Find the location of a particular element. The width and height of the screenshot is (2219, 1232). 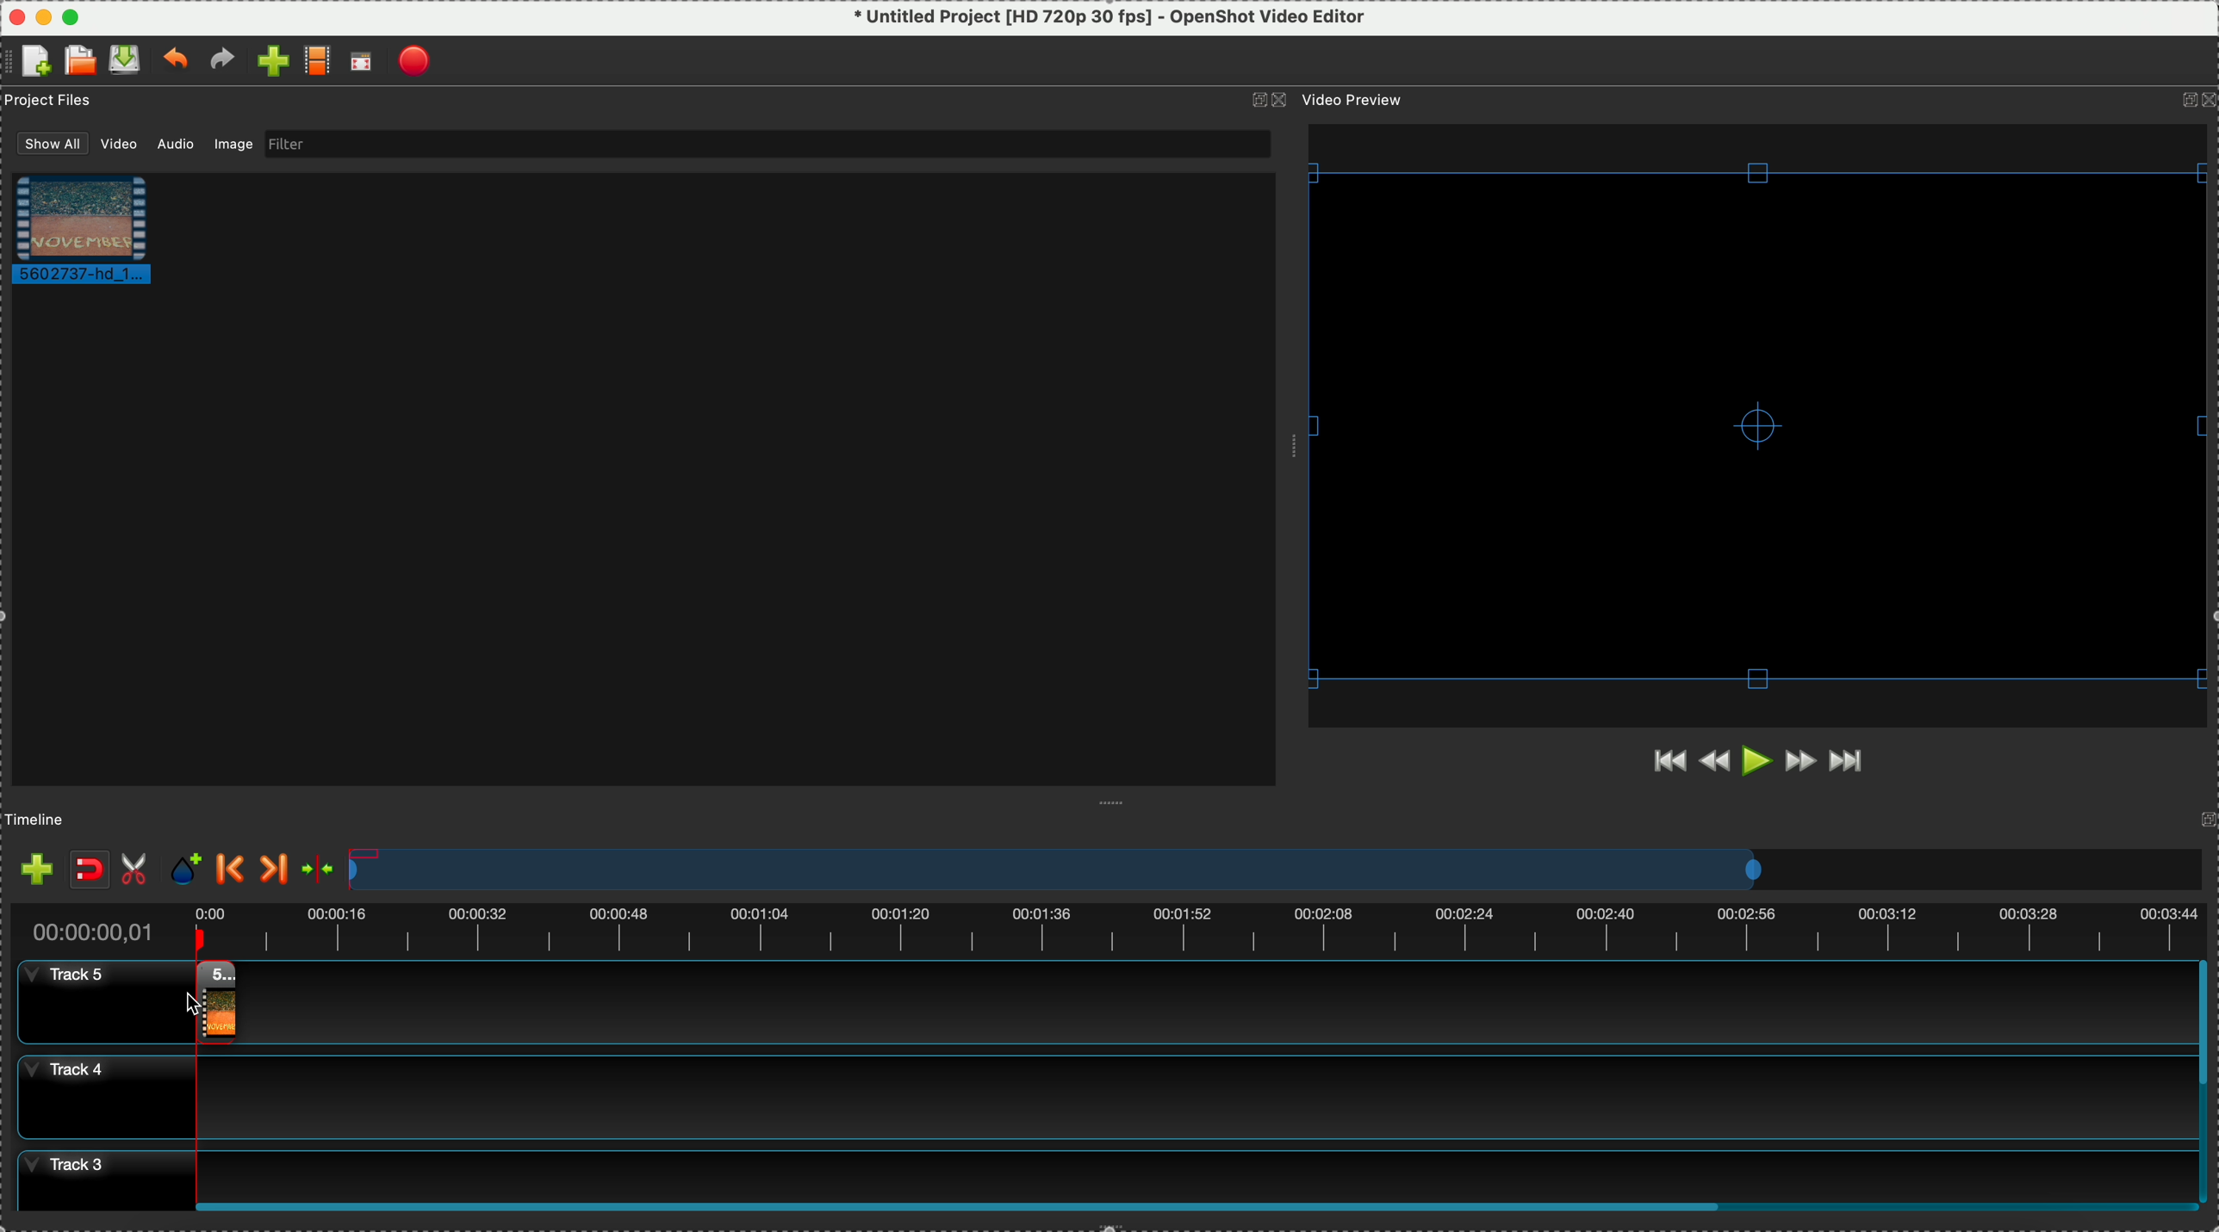

previous marker is located at coordinates (230, 870).